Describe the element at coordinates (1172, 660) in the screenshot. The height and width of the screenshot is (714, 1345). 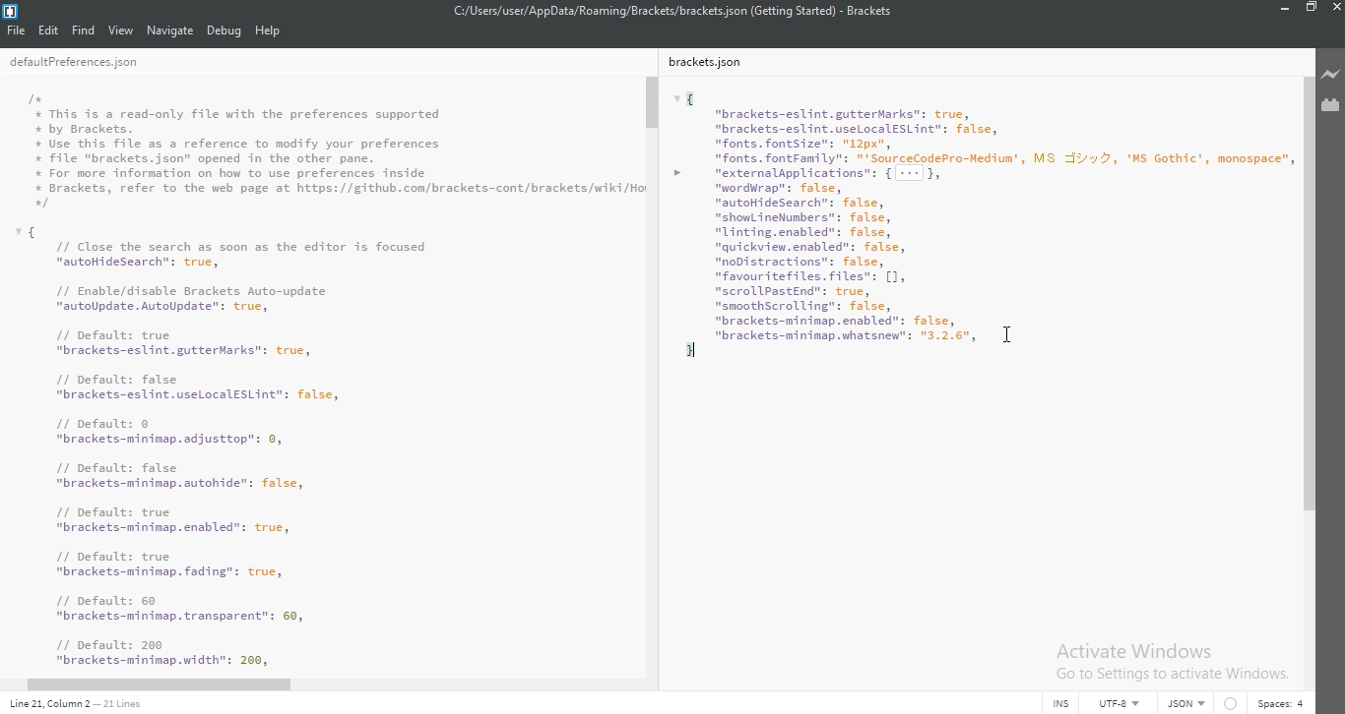
I see `Activate Windows
Go to Settings to activate Windows.` at that location.